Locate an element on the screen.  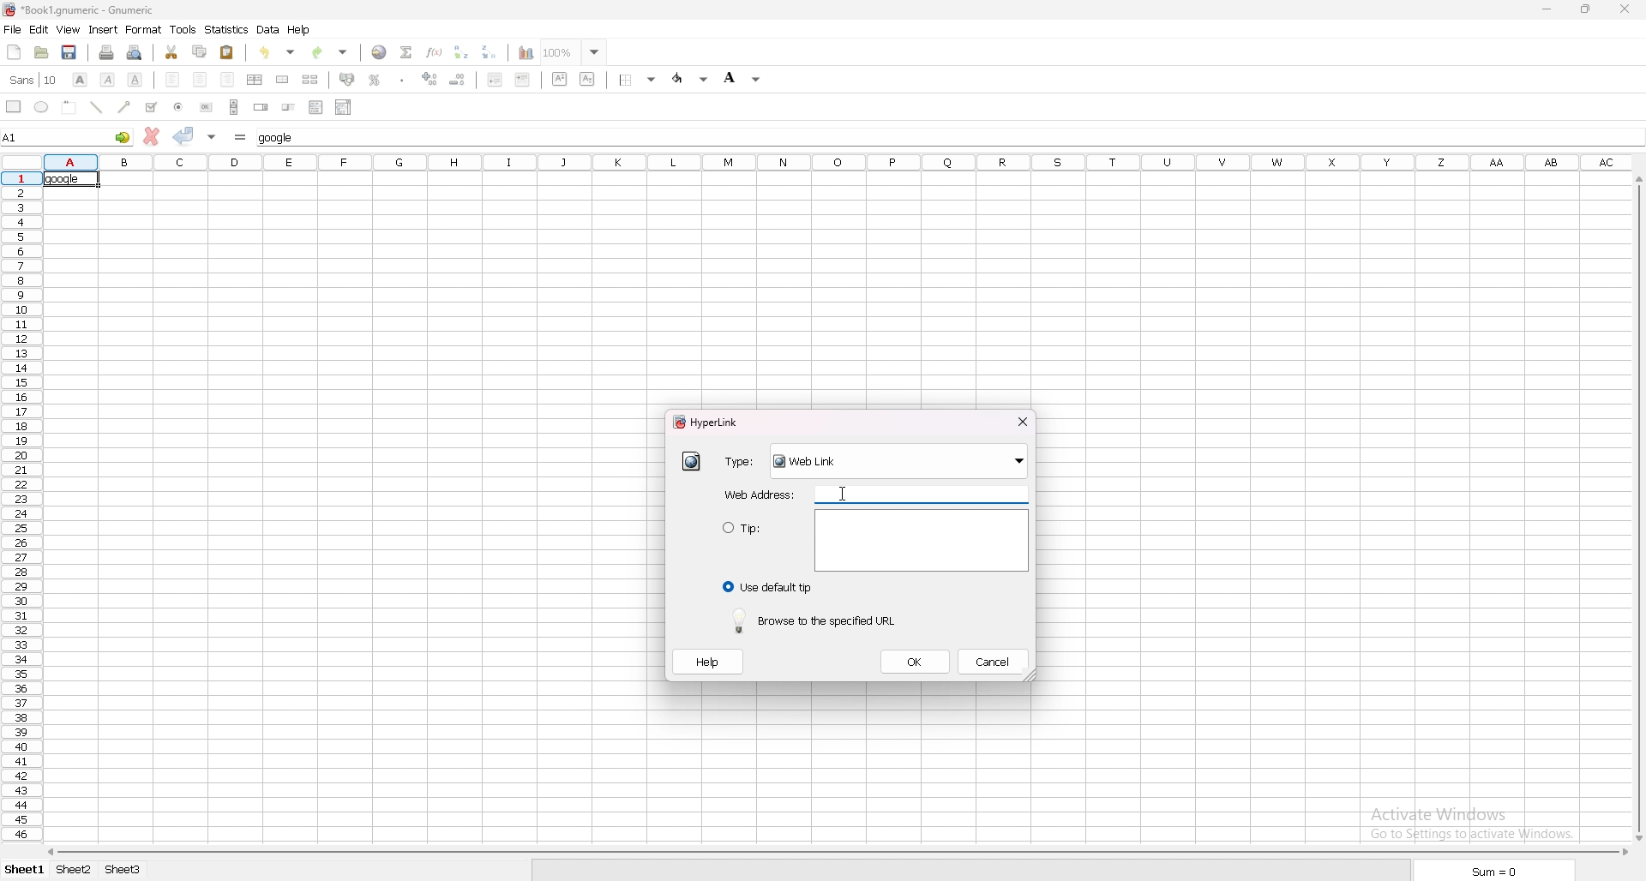
cut is located at coordinates (171, 52).